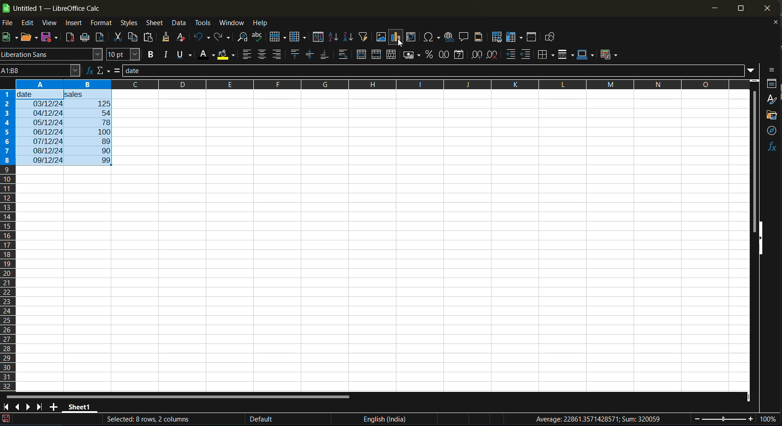  What do you see at coordinates (772, 70) in the screenshot?
I see `side bar settings` at bounding box center [772, 70].